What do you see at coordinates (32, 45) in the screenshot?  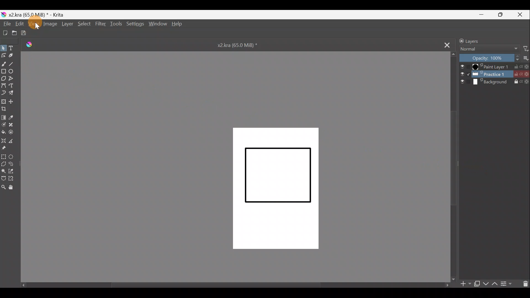 I see `Logo` at bounding box center [32, 45].